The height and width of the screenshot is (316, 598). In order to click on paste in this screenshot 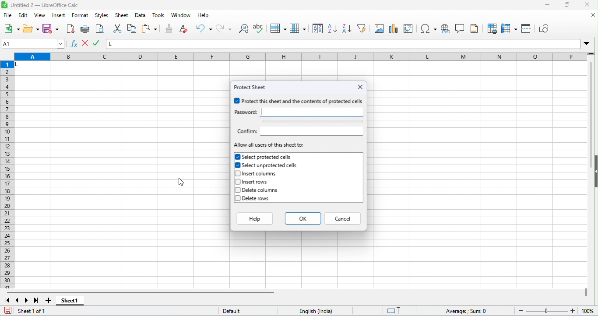, I will do `click(150, 29)`.